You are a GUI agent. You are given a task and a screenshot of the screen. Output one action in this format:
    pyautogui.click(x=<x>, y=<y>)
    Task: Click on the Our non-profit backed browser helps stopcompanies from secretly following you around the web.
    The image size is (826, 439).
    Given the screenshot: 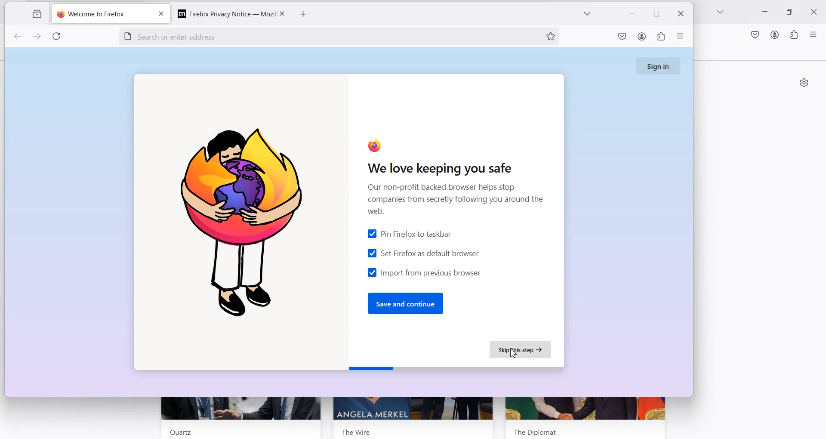 What is the action you would take?
    pyautogui.click(x=451, y=199)
    